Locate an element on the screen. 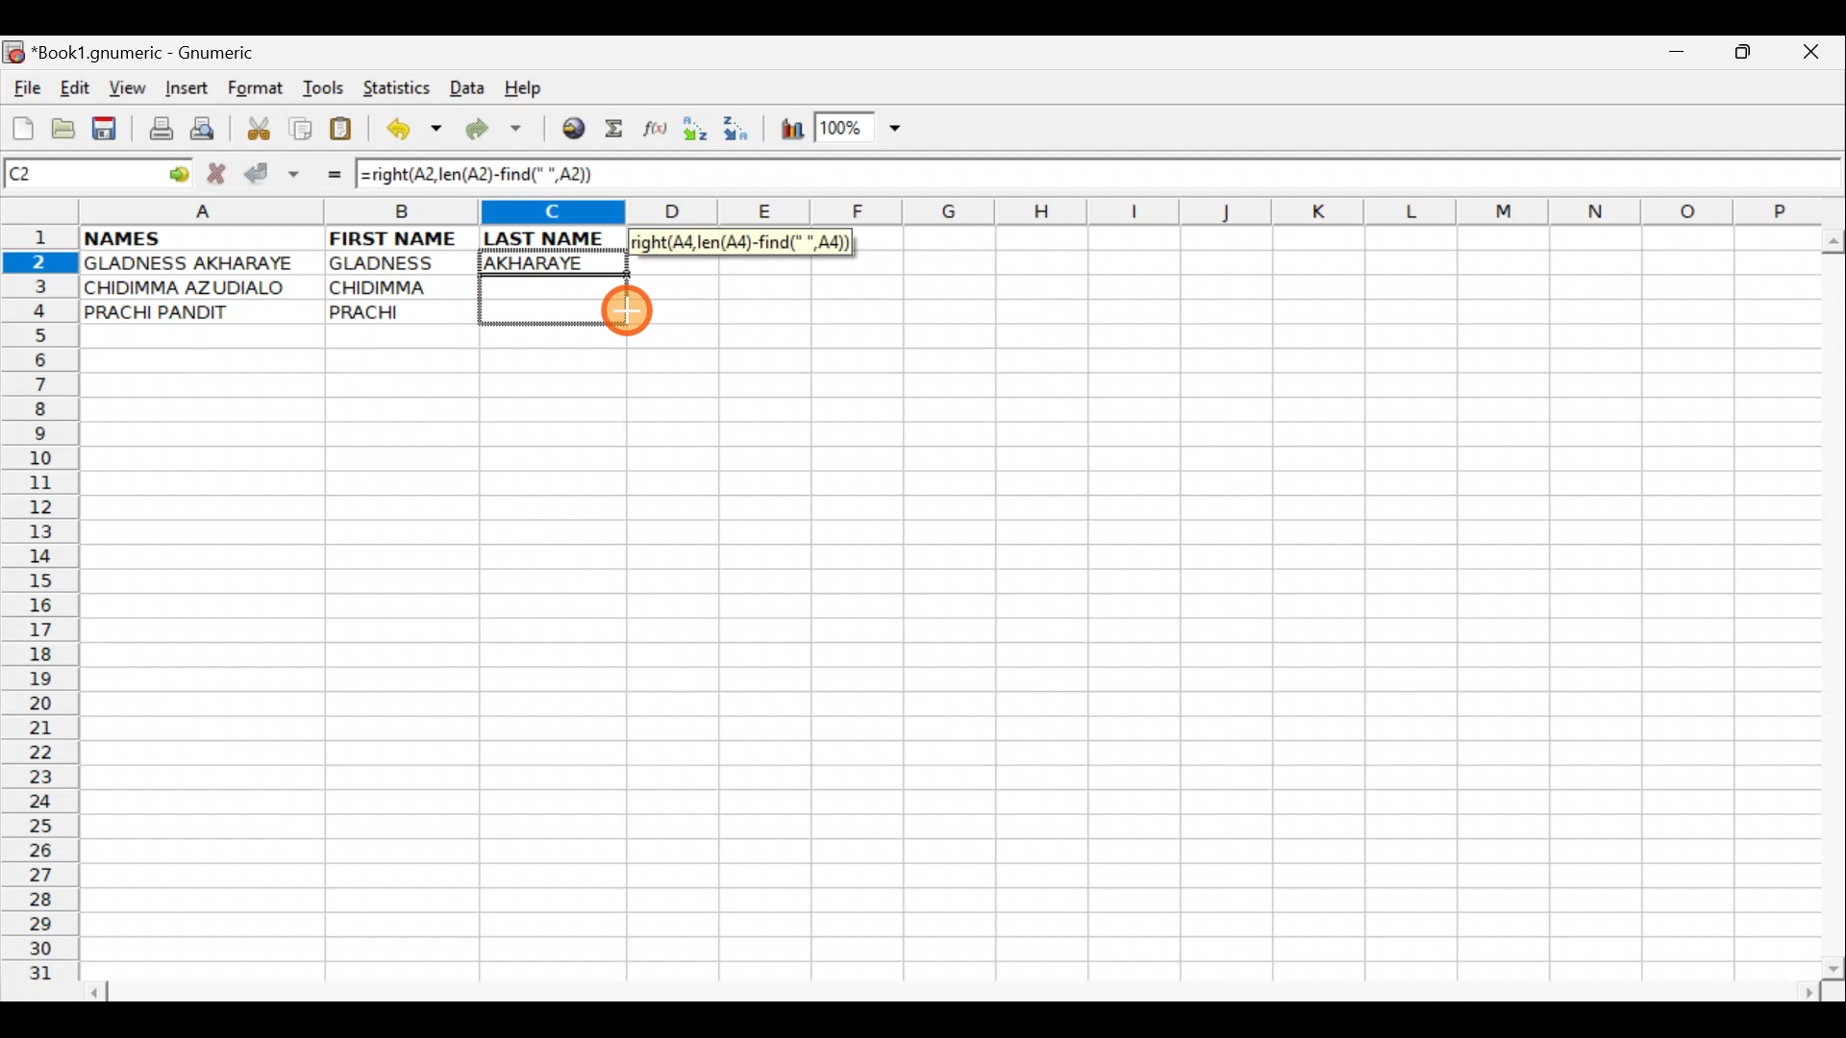  Sort Ascending order is located at coordinates (701, 133).